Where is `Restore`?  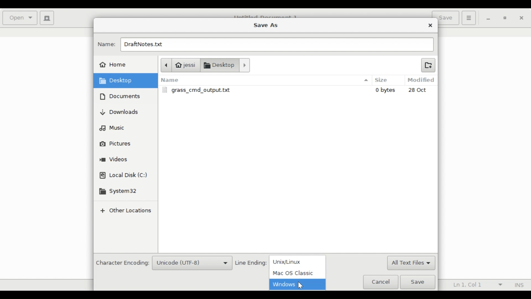
Restore is located at coordinates (506, 19).